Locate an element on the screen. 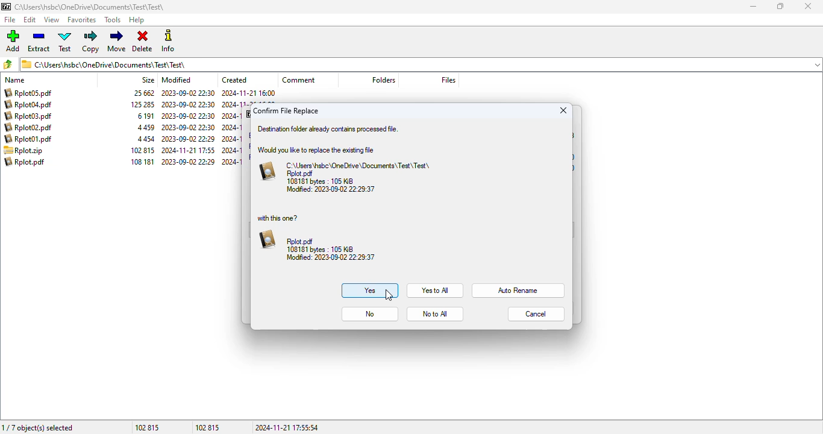 Image resolution: width=823 pixels, height=434 pixels. No is located at coordinates (371, 313).